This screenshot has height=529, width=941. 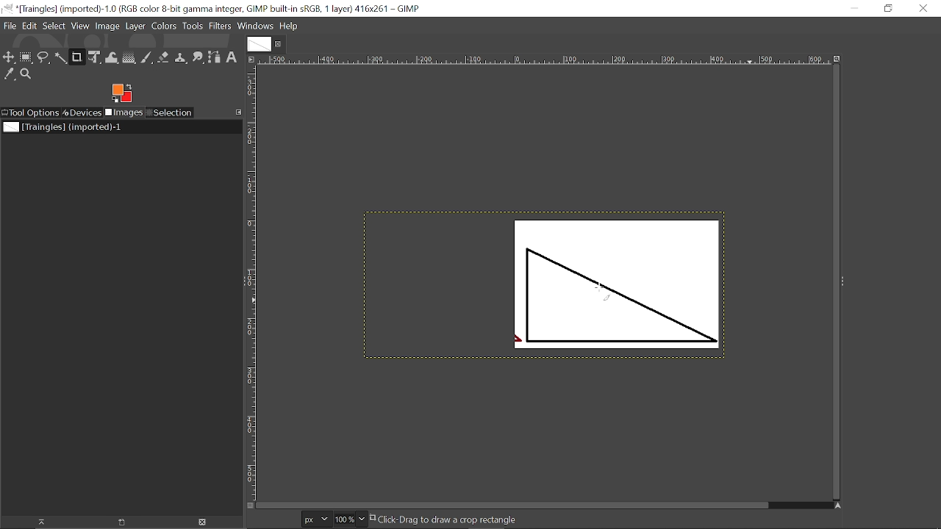 I want to click on Tools, so click(x=193, y=26).